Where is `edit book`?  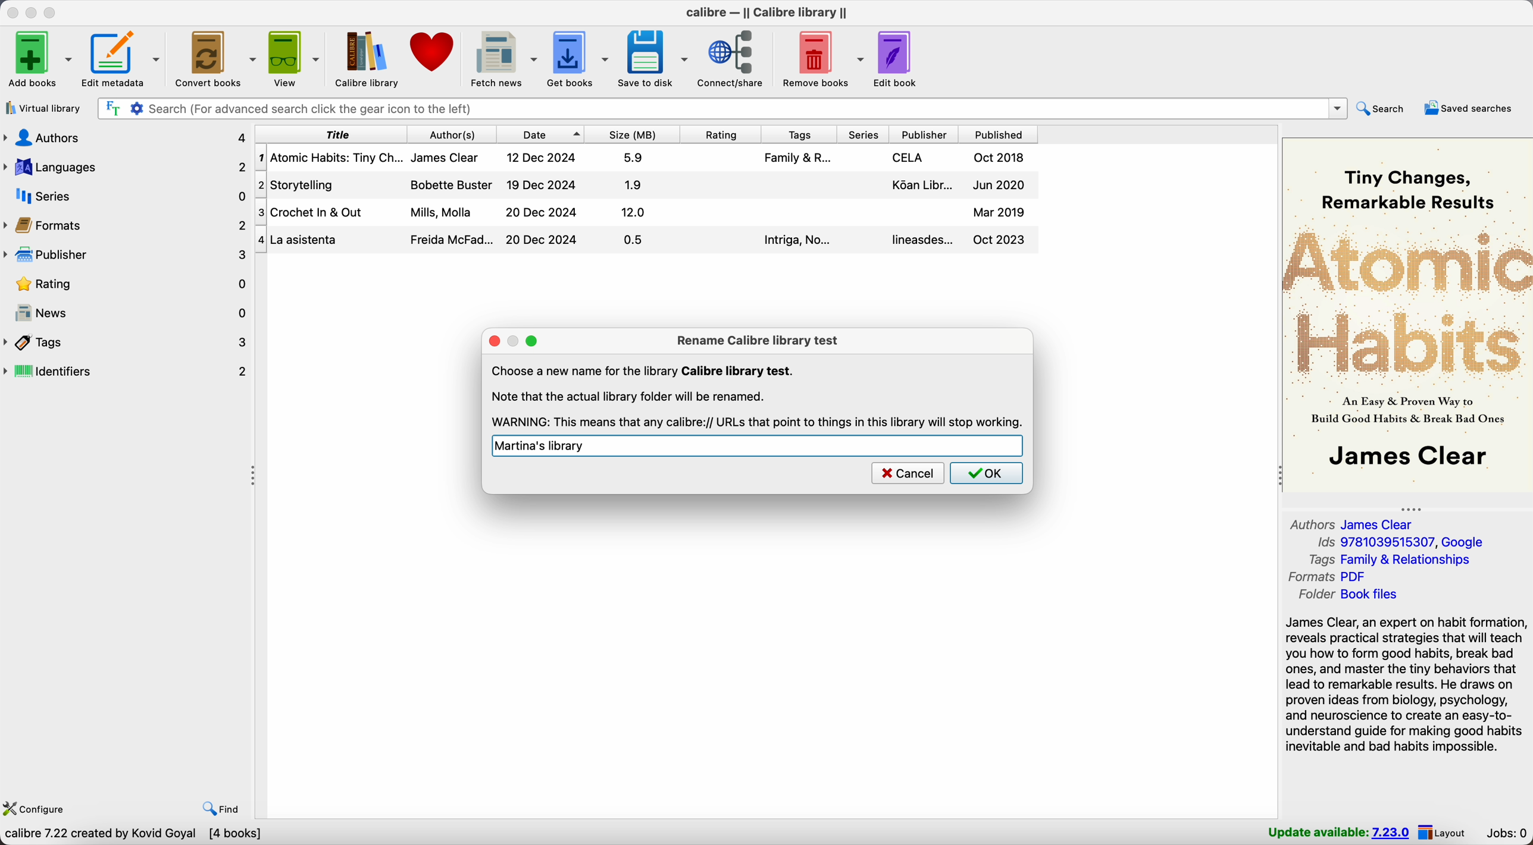 edit book is located at coordinates (897, 59).